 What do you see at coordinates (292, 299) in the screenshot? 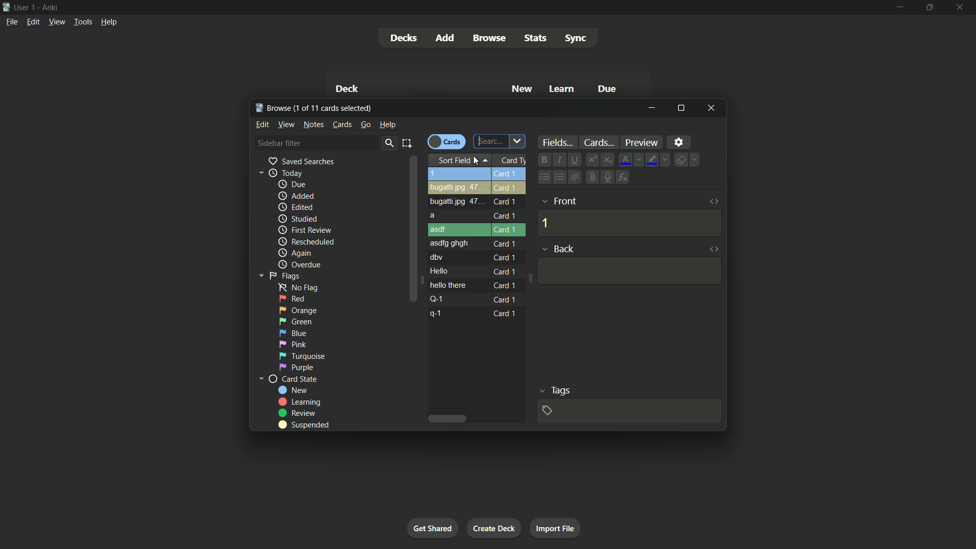
I see `red` at bounding box center [292, 299].